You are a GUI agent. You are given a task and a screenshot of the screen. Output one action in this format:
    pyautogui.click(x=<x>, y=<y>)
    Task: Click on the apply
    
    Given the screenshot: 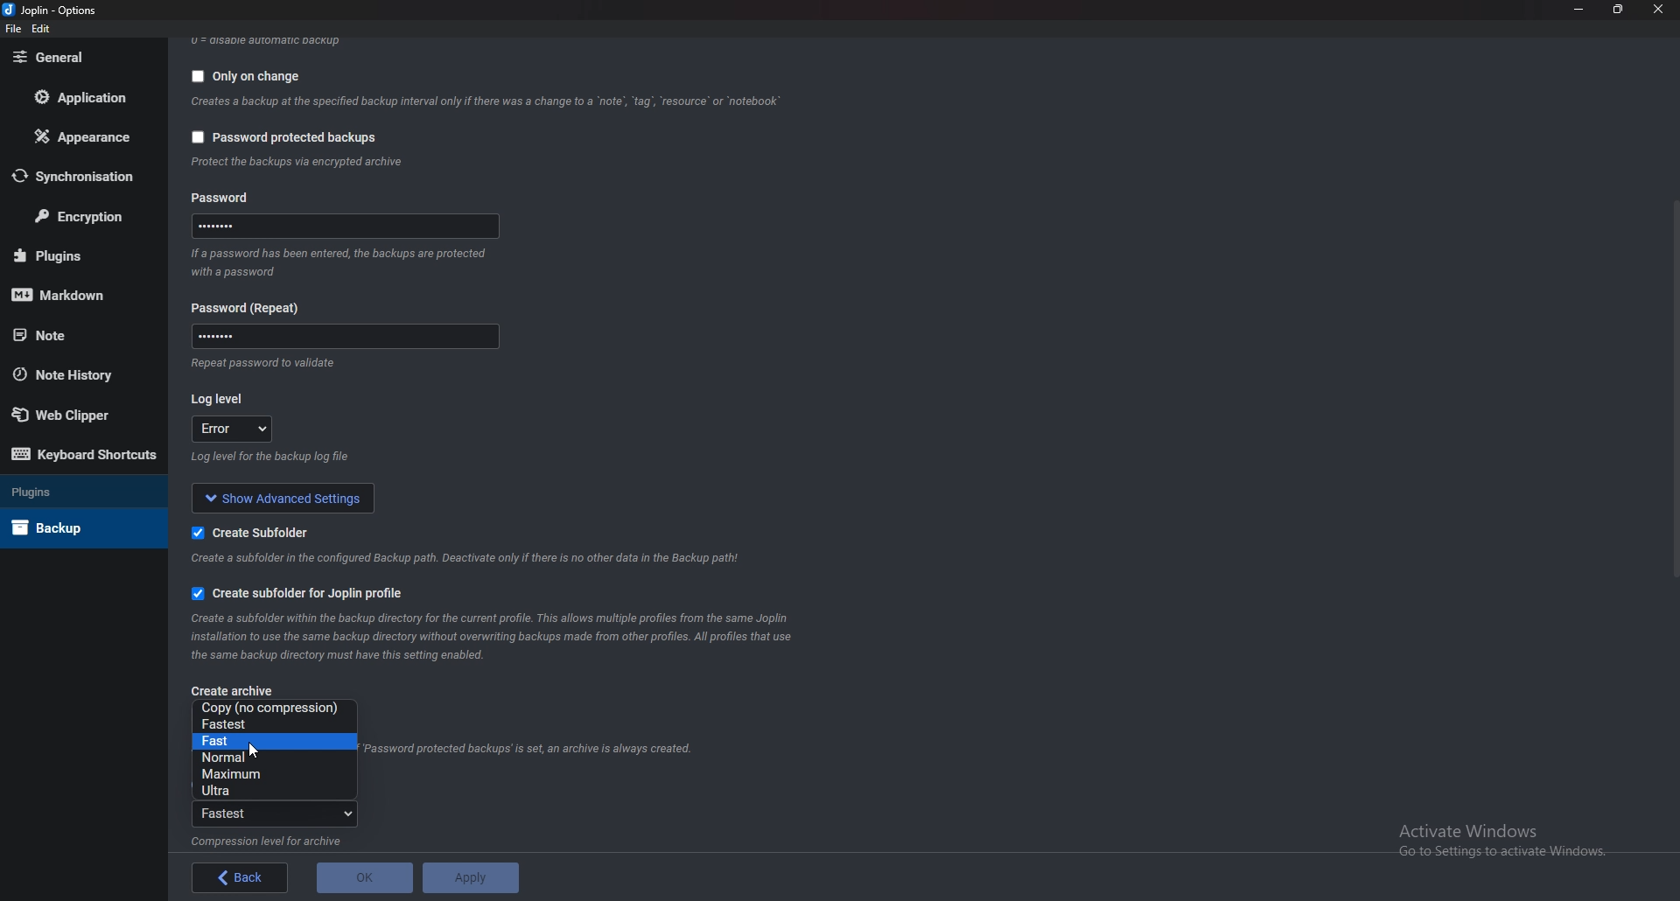 What is the action you would take?
    pyautogui.click(x=466, y=878)
    